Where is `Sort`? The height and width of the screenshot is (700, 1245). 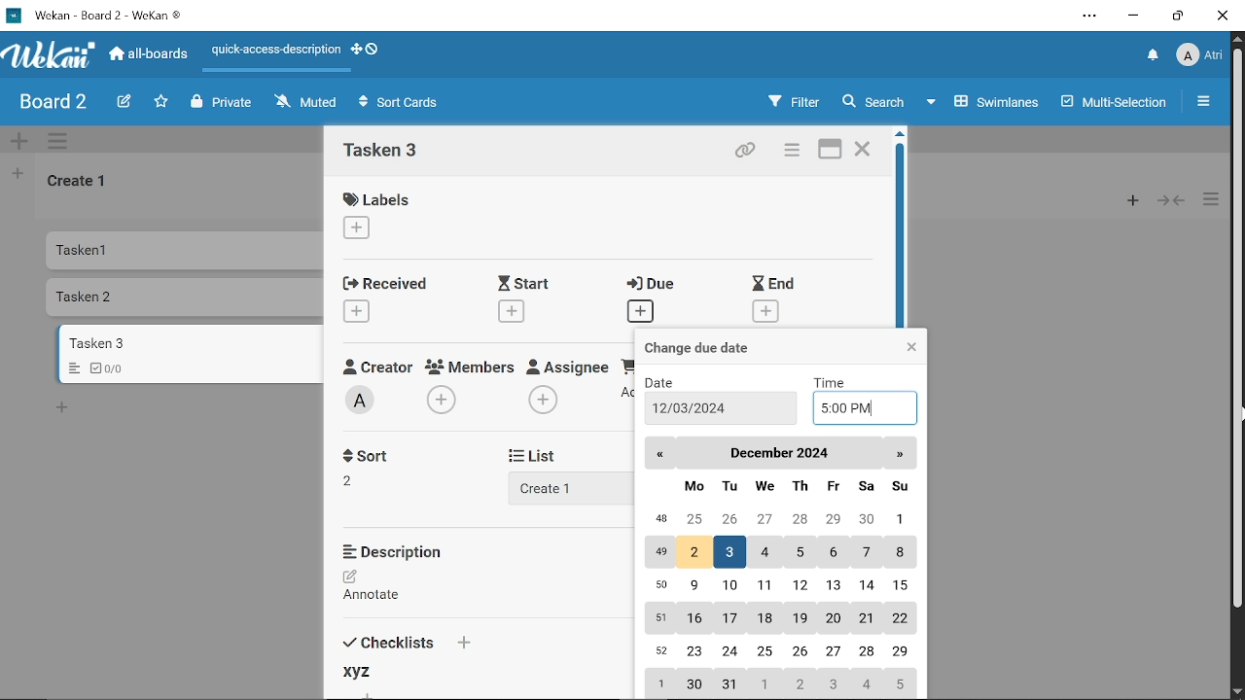 Sort is located at coordinates (372, 454).